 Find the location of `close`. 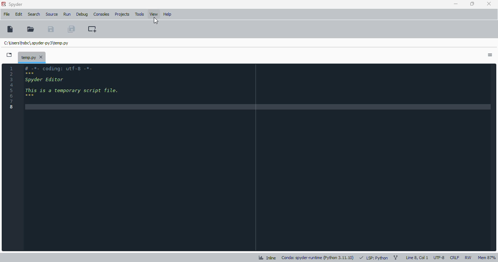

close is located at coordinates (489, 4).